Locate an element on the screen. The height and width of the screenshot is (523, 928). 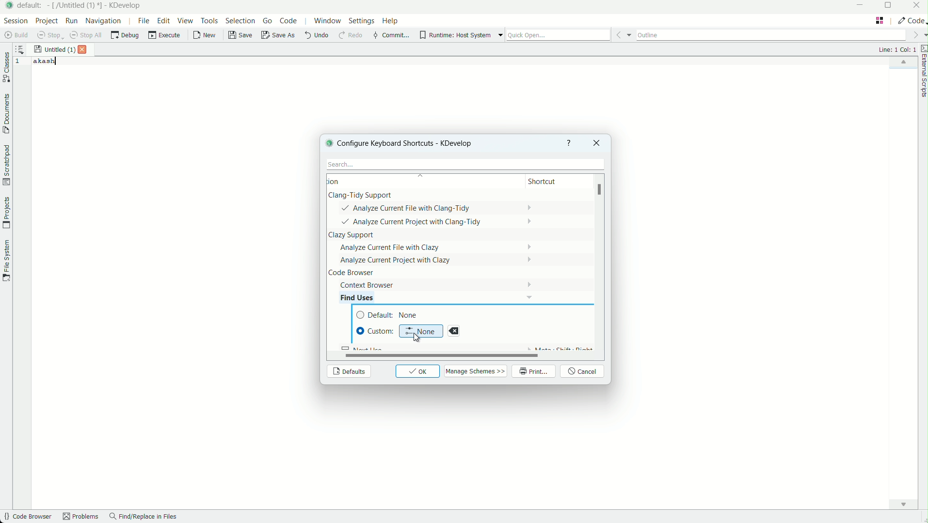
view menu is located at coordinates (187, 21).